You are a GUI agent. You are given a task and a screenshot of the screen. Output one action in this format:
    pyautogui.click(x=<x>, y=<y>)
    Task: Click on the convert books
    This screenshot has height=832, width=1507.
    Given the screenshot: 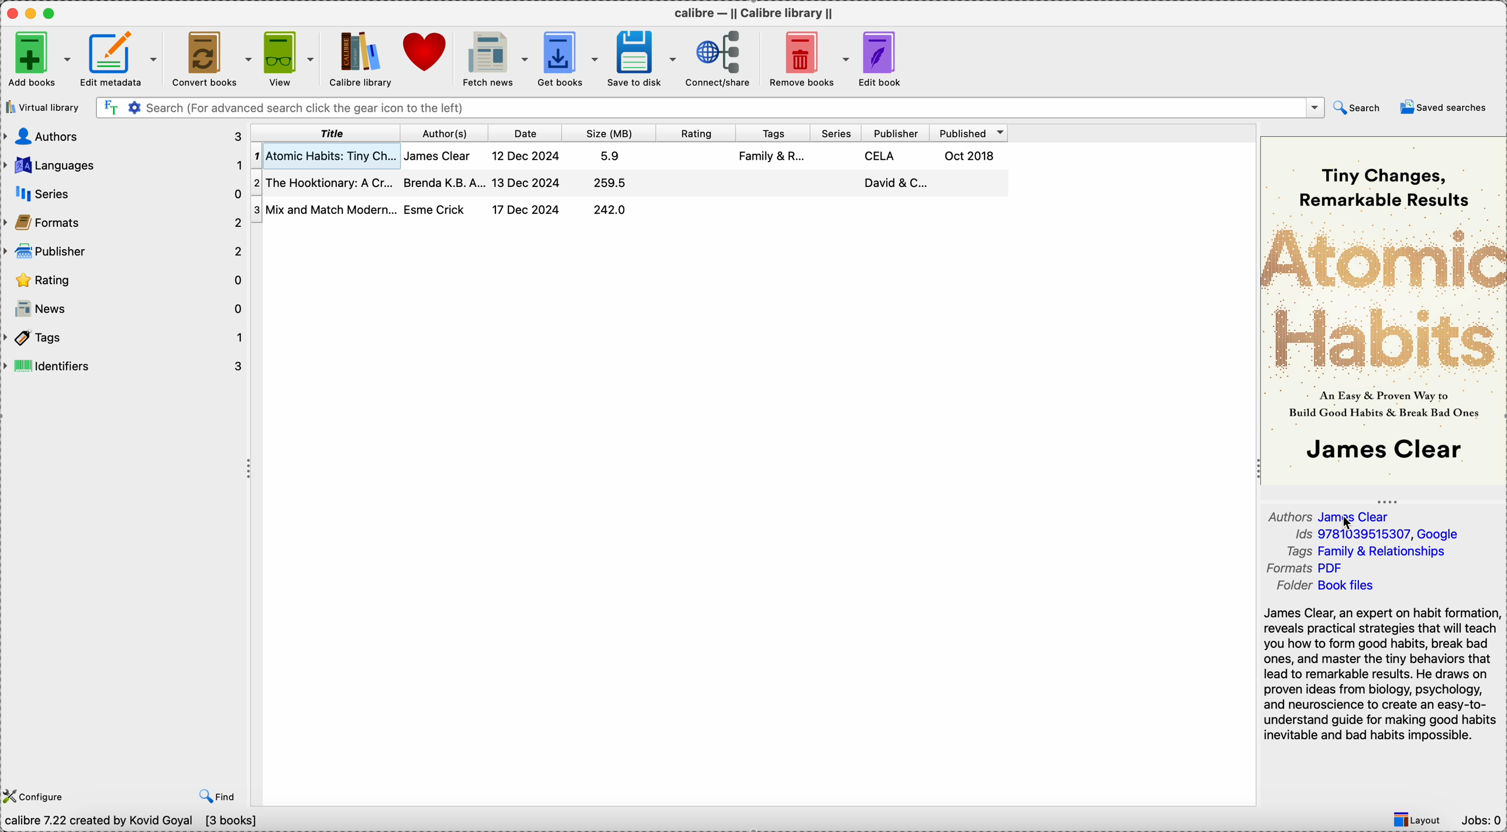 What is the action you would take?
    pyautogui.click(x=215, y=60)
    